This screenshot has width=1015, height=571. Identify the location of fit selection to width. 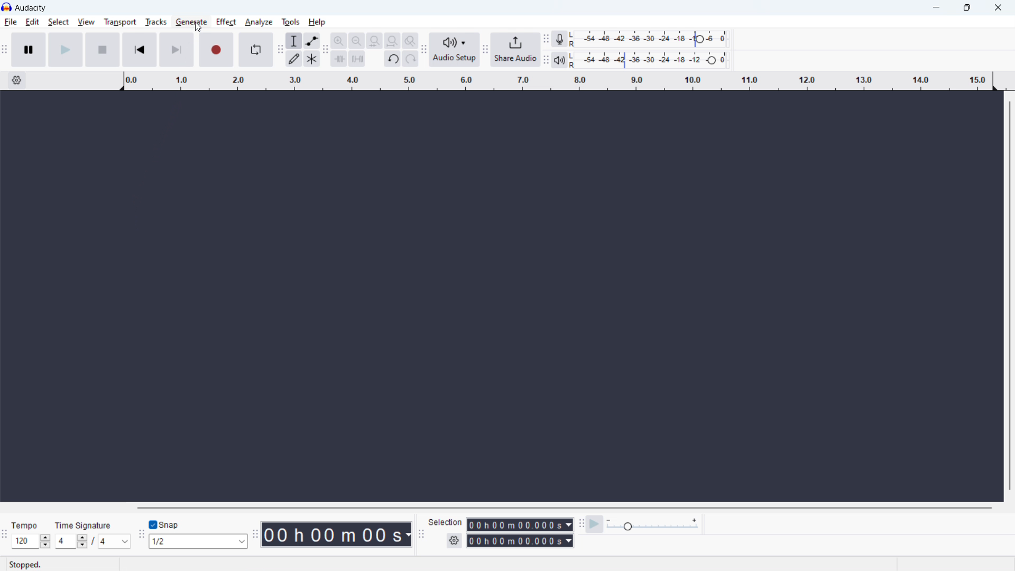
(375, 41).